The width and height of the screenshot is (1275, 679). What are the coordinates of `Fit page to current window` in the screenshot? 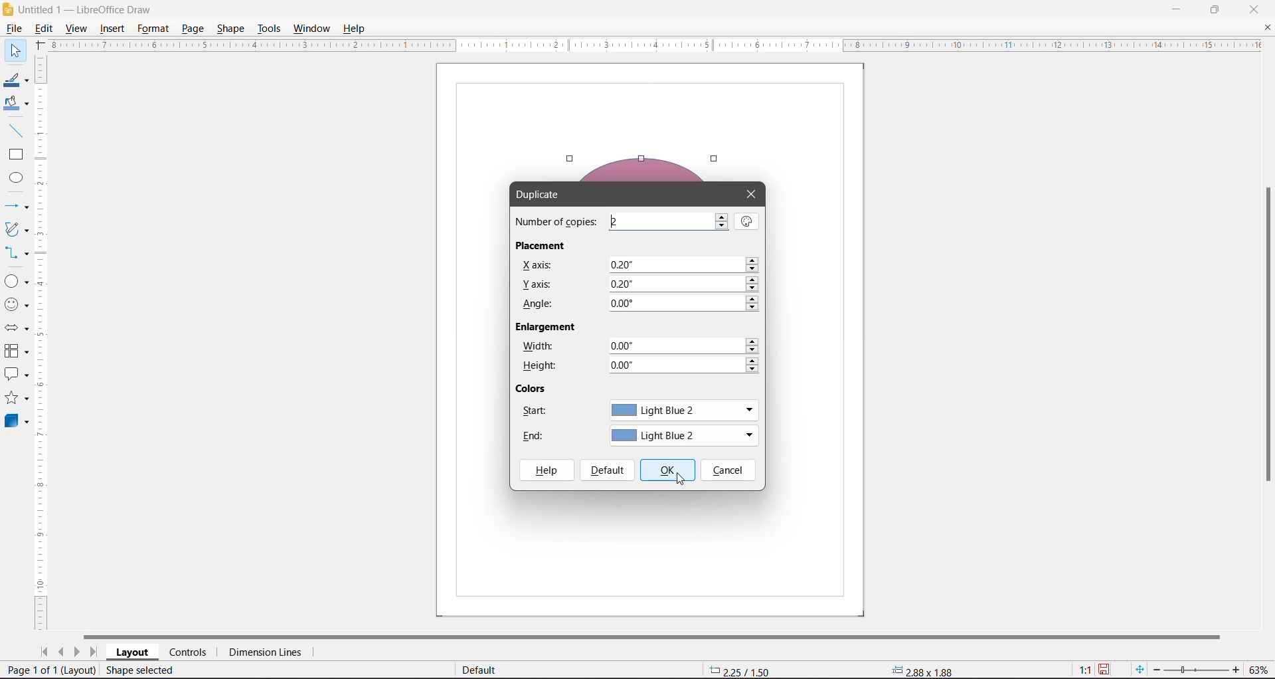 It's located at (1141, 670).